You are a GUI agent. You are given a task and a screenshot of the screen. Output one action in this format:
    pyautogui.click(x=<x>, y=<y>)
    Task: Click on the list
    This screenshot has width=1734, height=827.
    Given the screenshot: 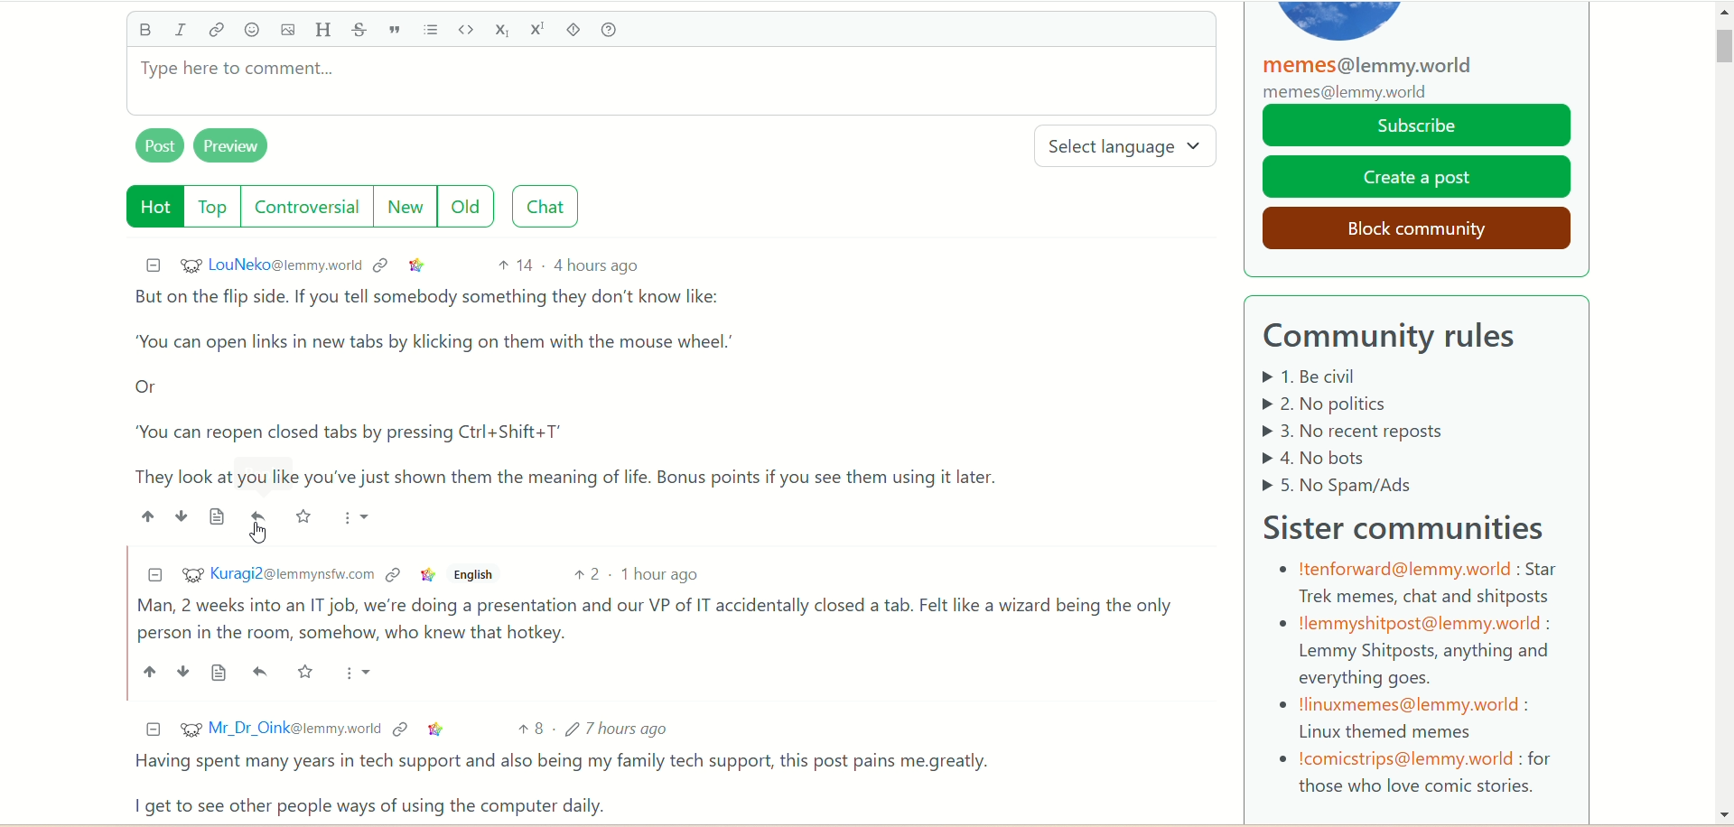 What is the action you would take?
    pyautogui.click(x=434, y=31)
    